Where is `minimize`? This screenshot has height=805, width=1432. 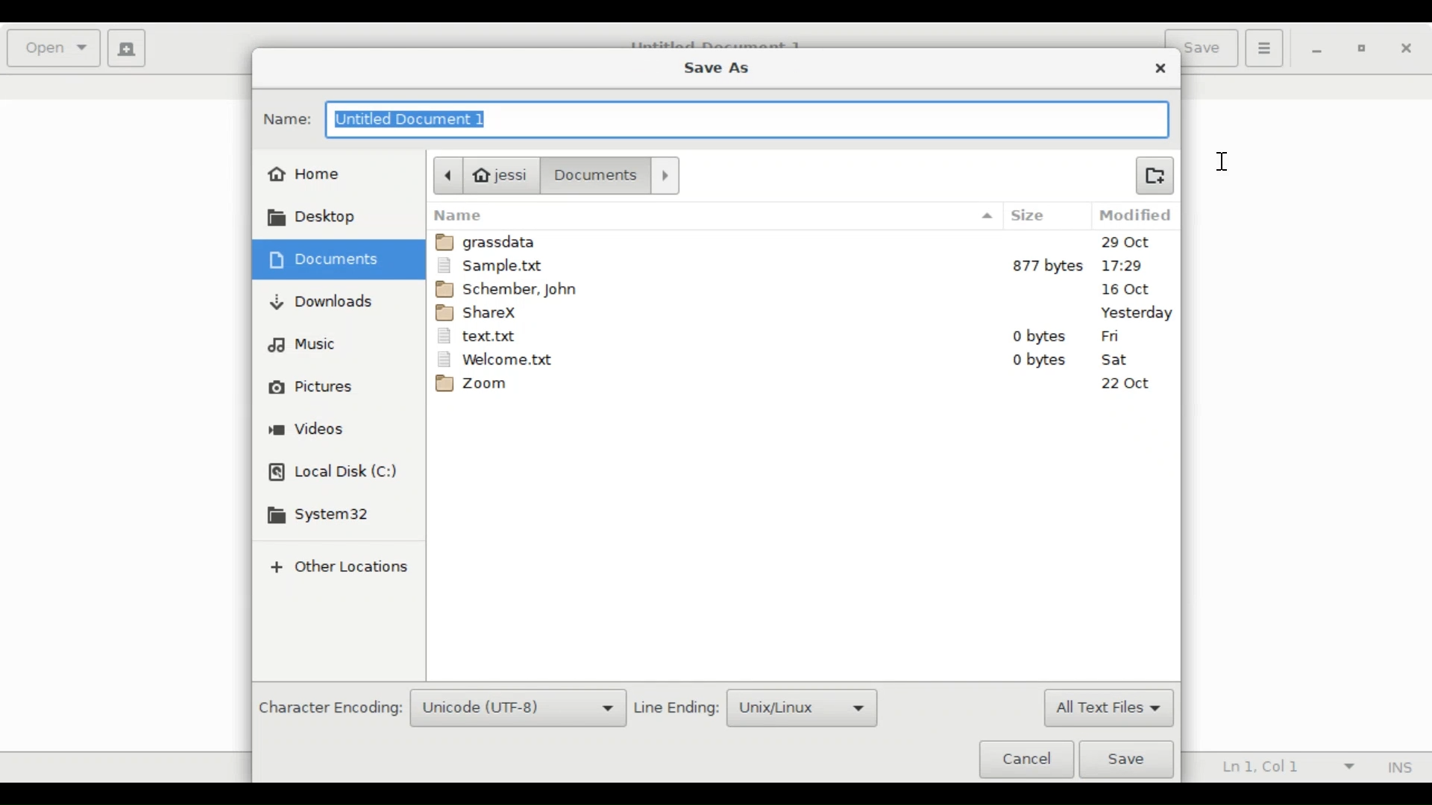
minimize is located at coordinates (1319, 50).